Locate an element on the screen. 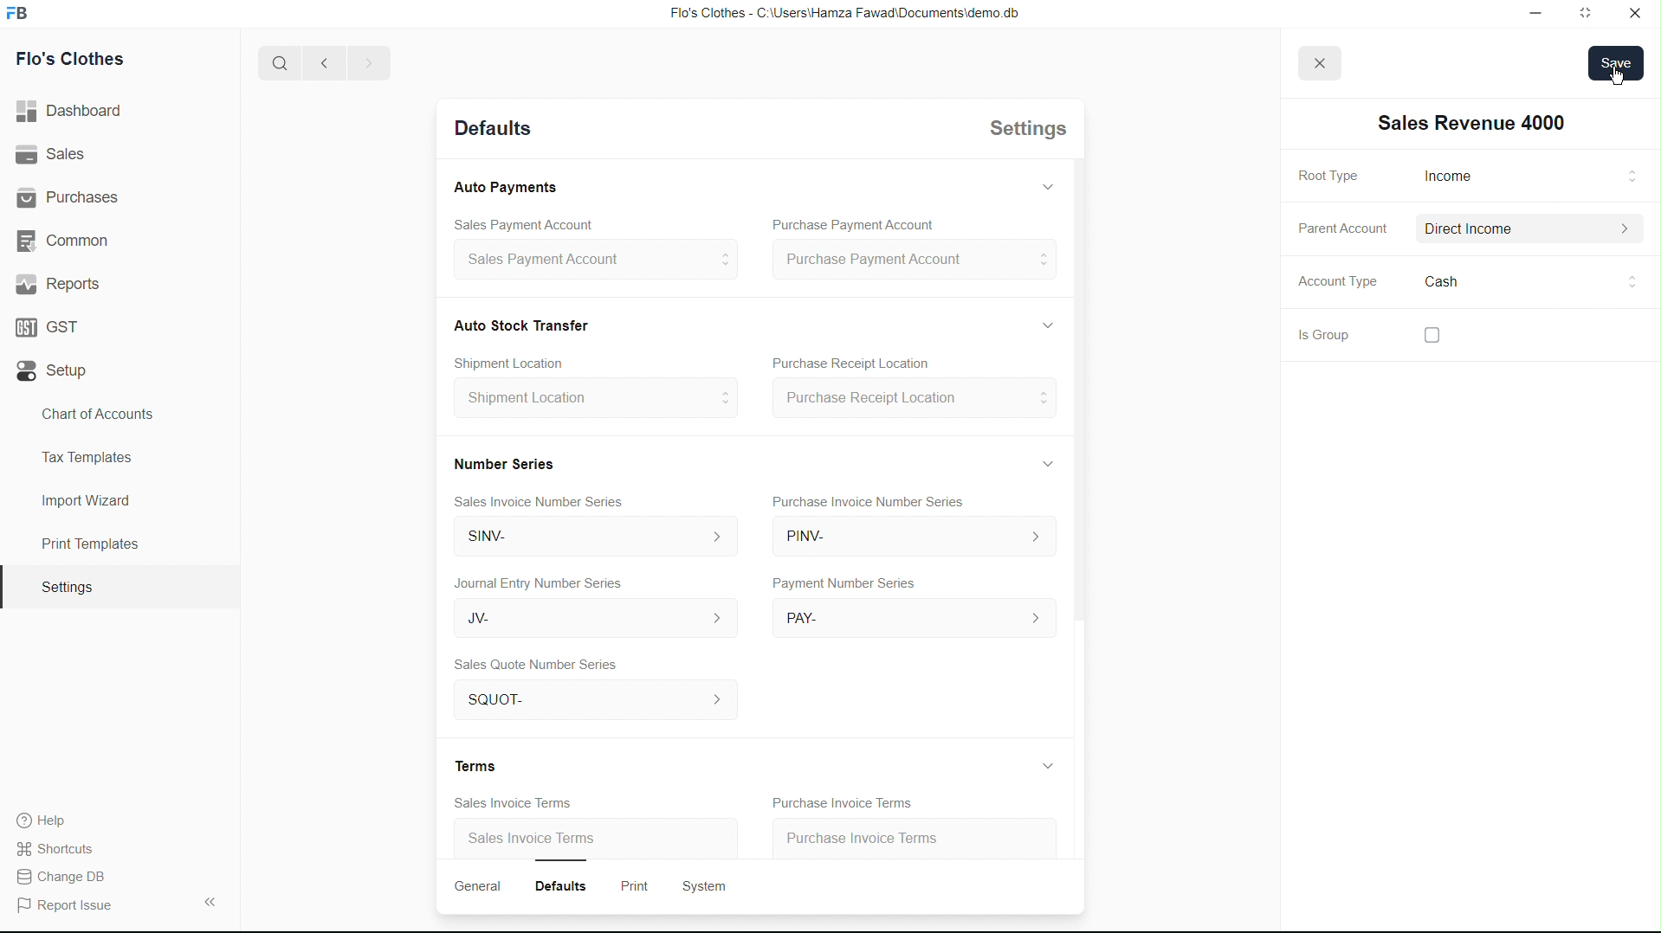 Image resolution: width=1661 pixels, height=933 pixels. Forward is located at coordinates (368, 63).